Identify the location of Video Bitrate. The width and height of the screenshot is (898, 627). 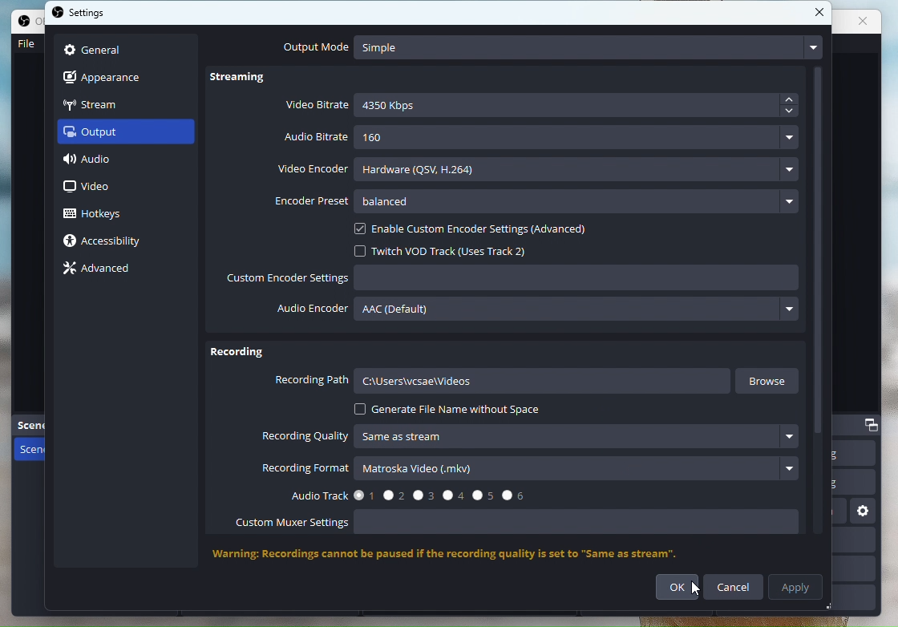
(543, 107).